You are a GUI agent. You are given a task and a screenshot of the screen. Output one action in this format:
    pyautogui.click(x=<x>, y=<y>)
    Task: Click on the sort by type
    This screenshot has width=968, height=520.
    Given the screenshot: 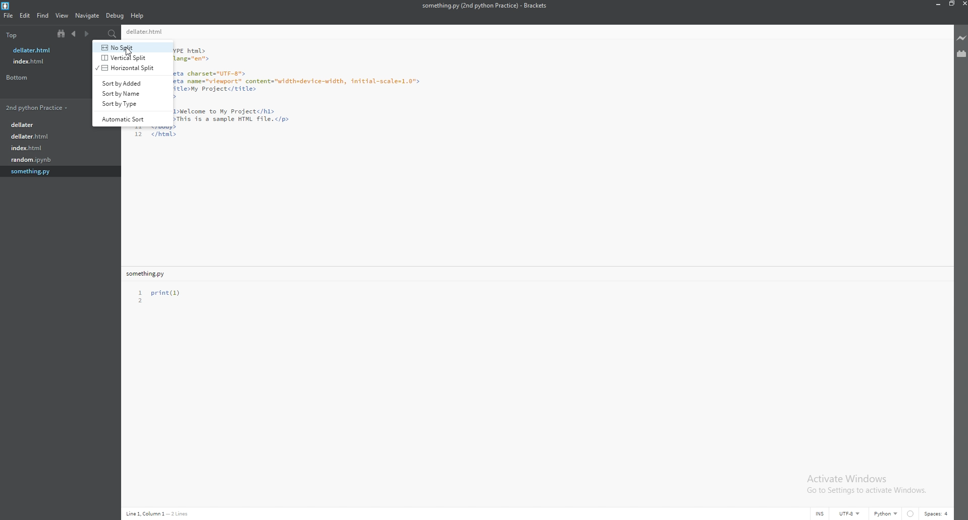 What is the action you would take?
    pyautogui.click(x=132, y=104)
    